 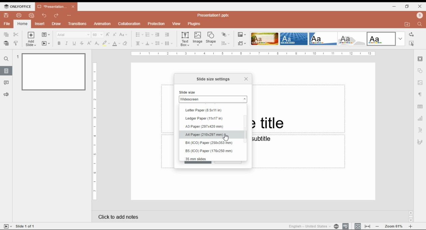 I want to click on decrease indent, so click(x=157, y=35).